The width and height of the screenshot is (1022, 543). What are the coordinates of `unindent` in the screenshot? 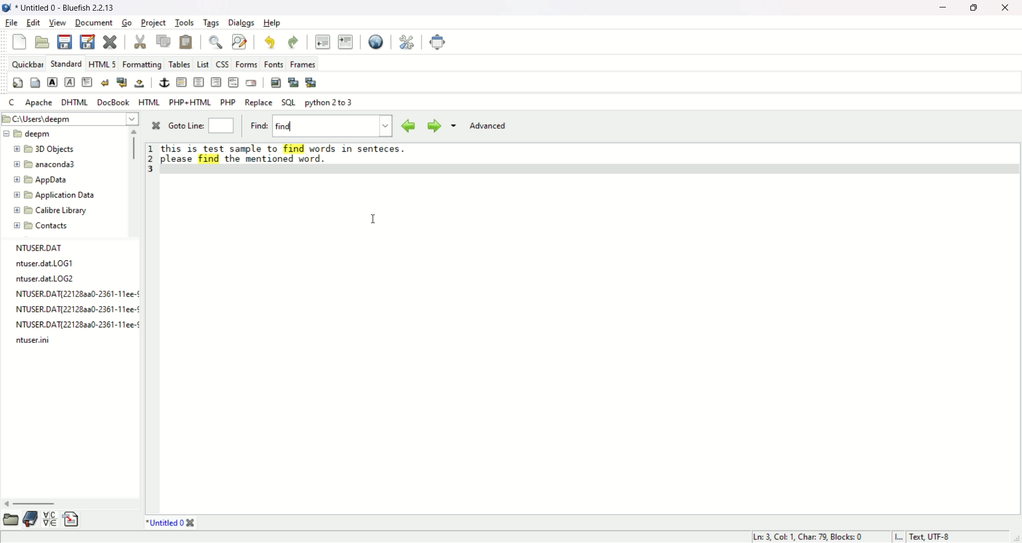 It's located at (322, 41).